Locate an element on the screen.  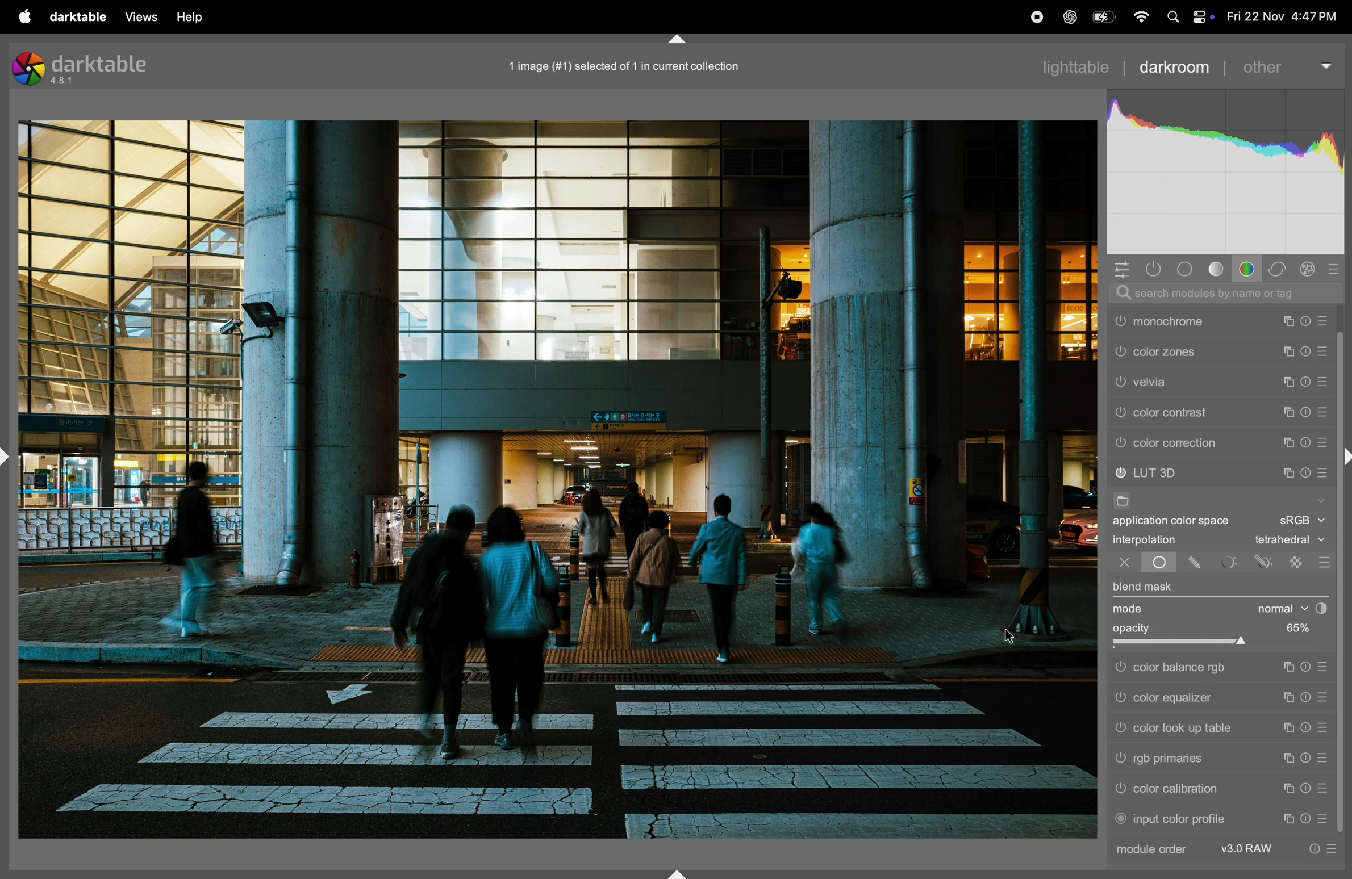
reset is located at coordinates (1306, 759).